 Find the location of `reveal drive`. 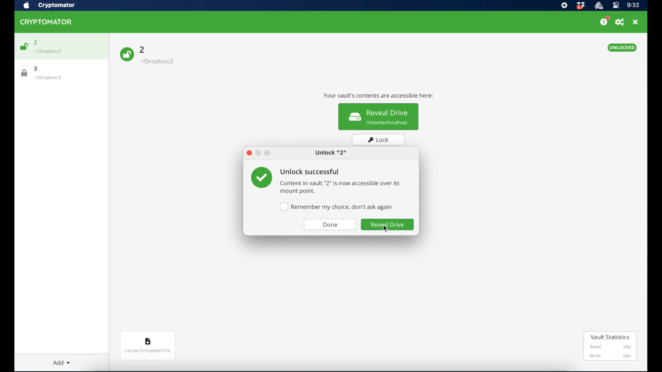

reveal drive is located at coordinates (389, 225).